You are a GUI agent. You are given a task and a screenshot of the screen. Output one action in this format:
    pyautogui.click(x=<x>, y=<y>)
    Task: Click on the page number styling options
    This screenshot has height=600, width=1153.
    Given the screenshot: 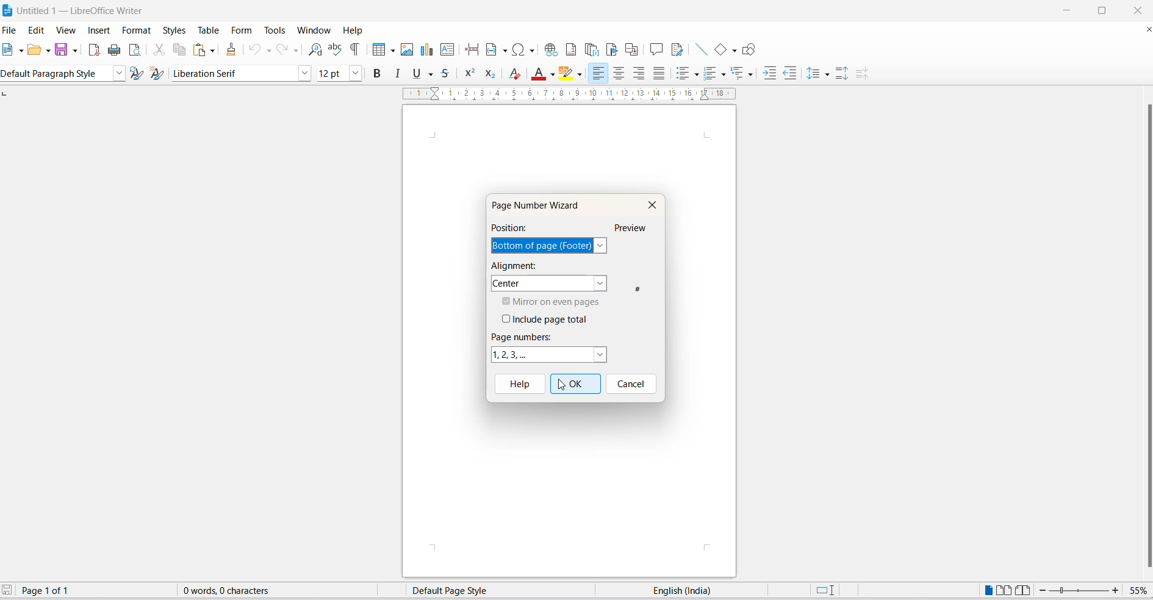 What is the action you would take?
    pyautogui.click(x=547, y=355)
    